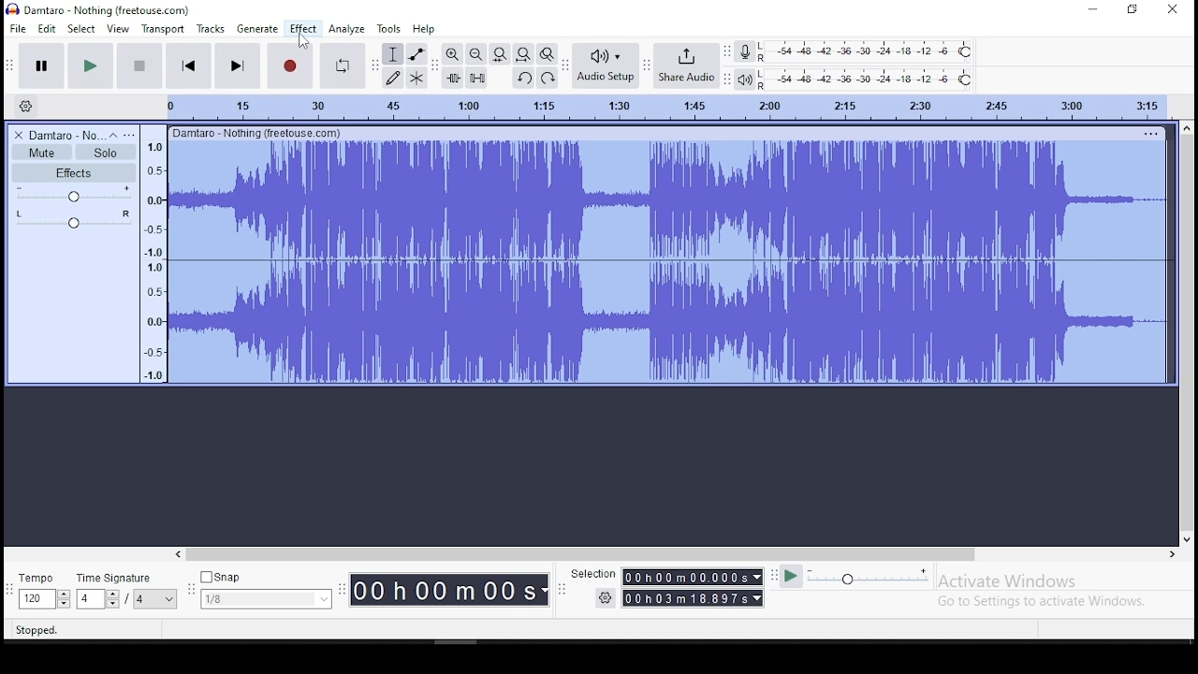 The width and height of the screenshot is (1198, 674). Describe the element at coordinates (694, 597) in the screenshot. I see `00 h 00 m 00.000 s` at that location.